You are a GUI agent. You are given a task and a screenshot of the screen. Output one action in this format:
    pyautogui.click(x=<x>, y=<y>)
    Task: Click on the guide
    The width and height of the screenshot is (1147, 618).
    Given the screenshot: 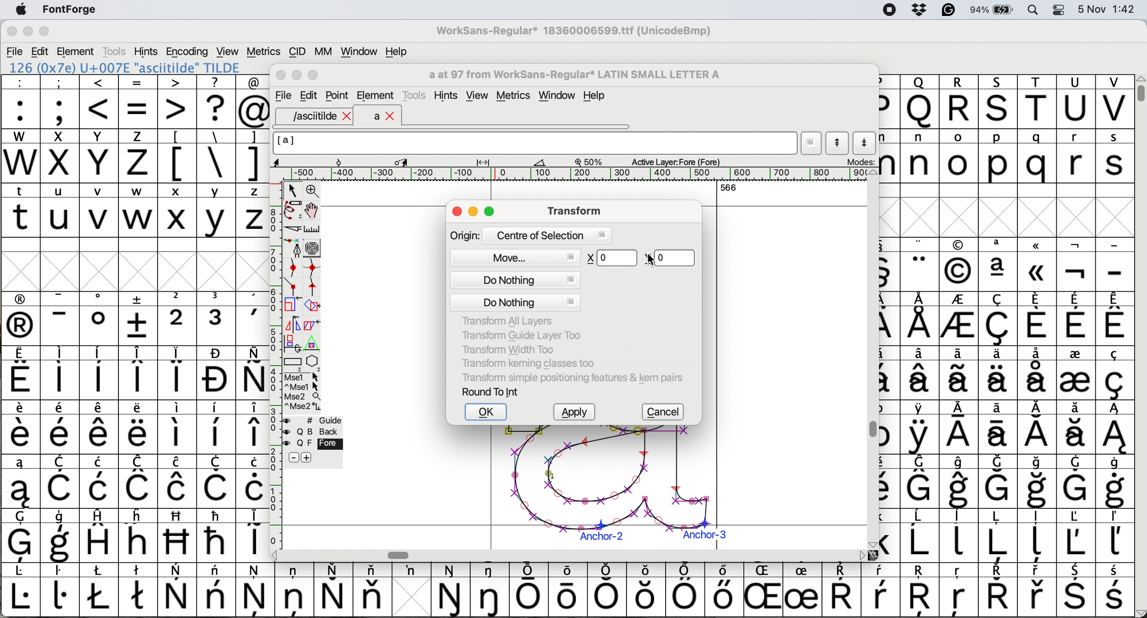 What is the action you would take?
    pyautogui.click(x=318, y=419)
    